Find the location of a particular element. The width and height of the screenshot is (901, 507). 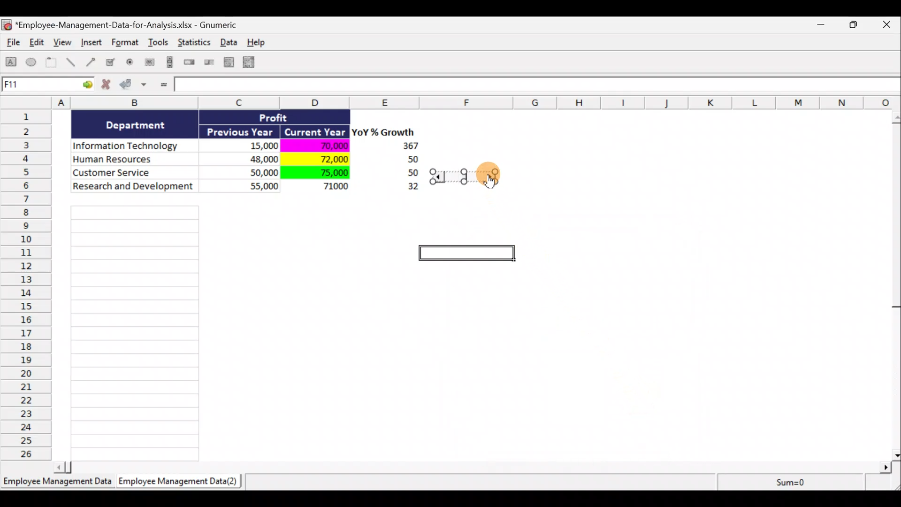

Create a rectangle object is located at coordinates (11, 63).